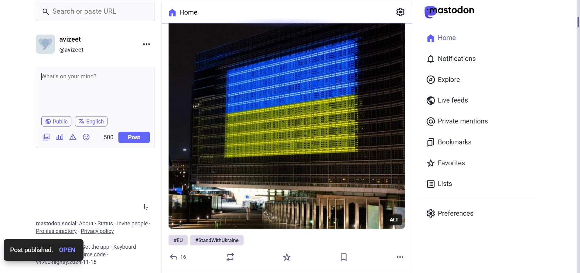 The image size is (580, 273). What do you see at coordinates (344, 256) in the screenshot?
I see `Bookmark` at bounding box center [344, 256].